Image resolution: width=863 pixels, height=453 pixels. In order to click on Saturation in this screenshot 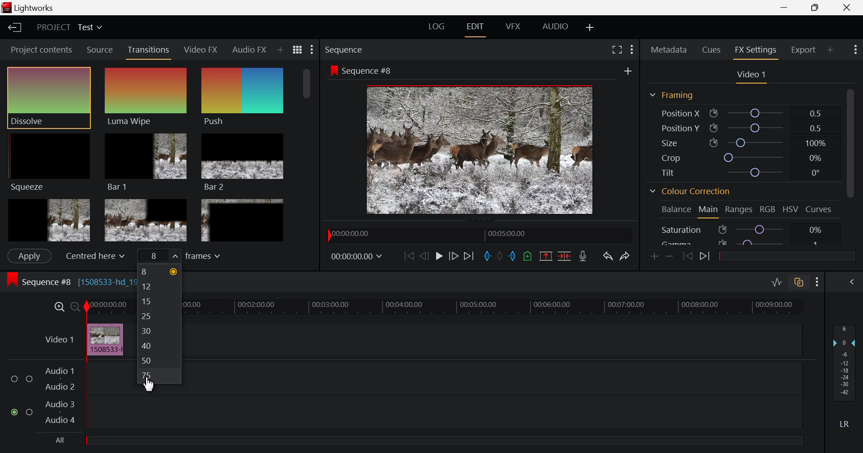, I will do `click(743, 229)`.